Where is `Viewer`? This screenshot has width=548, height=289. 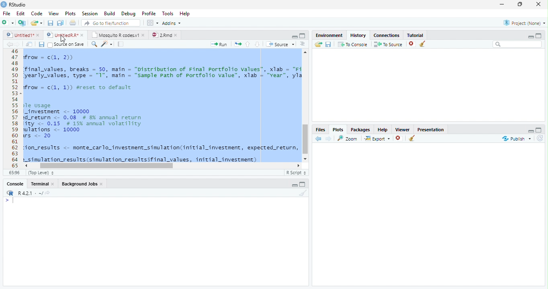
Viewer is located at coordinates (403, 128).